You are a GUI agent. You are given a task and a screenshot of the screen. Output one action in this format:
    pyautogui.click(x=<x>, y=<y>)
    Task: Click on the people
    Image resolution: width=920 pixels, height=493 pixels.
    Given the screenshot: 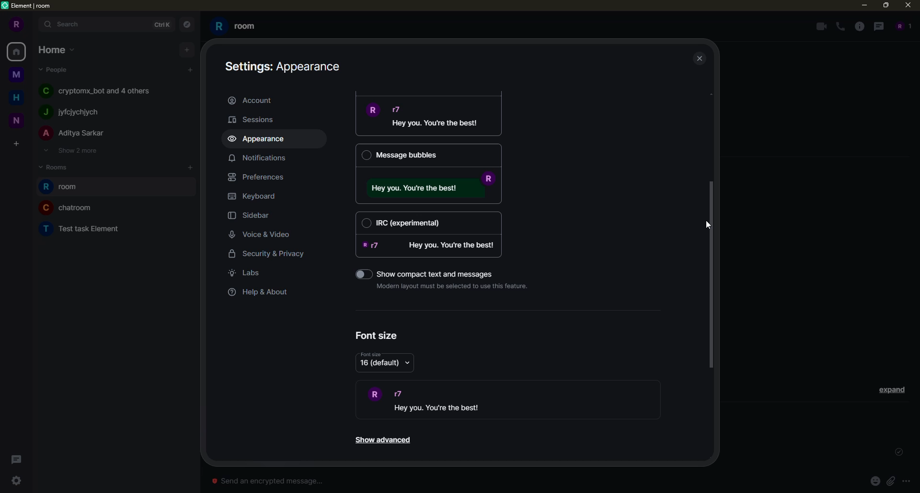 What is the action you would take?
    pyautogui.click(x=56, y=69)
    